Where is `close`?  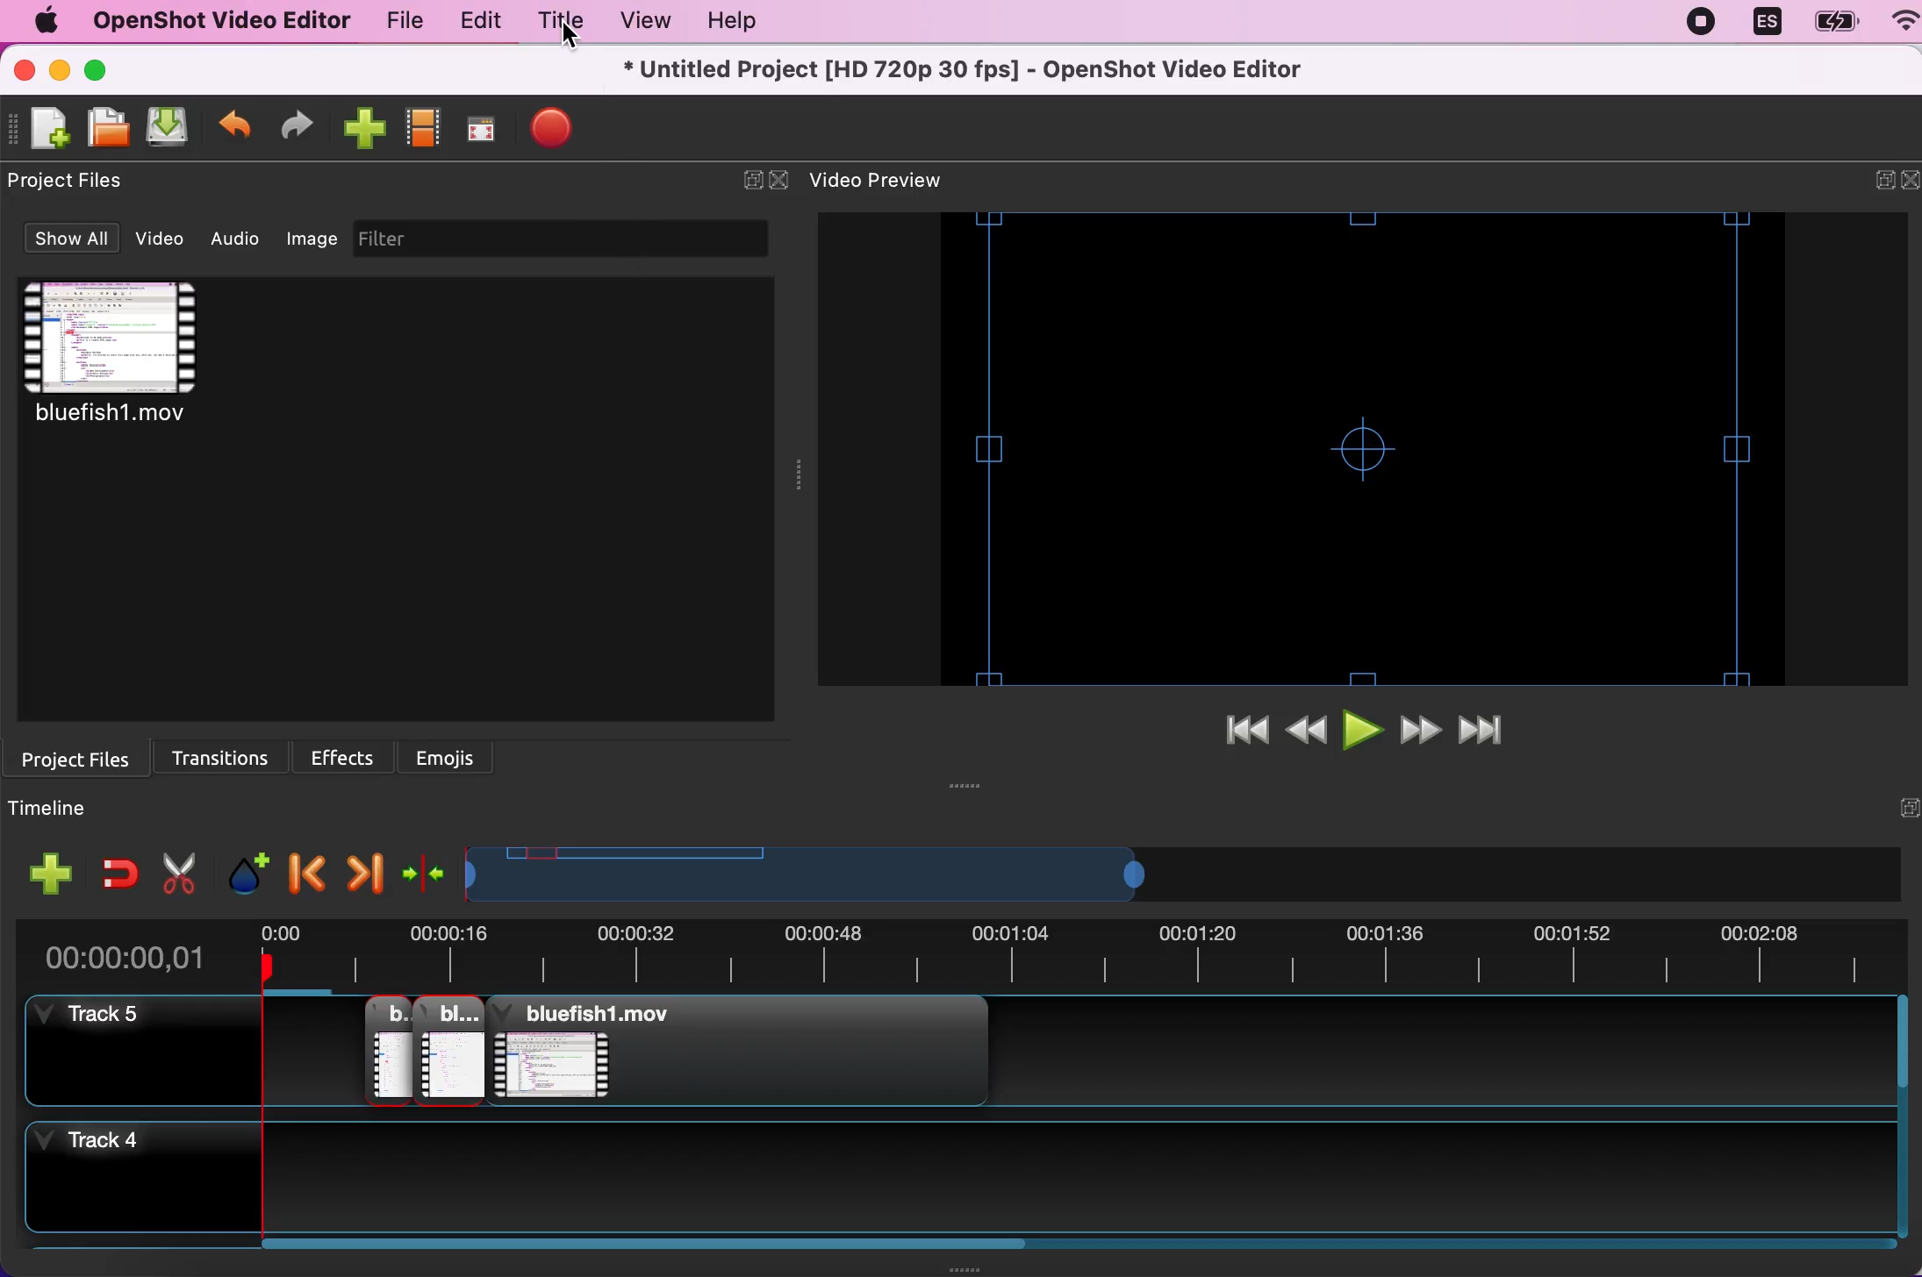 close is located at coordinates (25, 70).